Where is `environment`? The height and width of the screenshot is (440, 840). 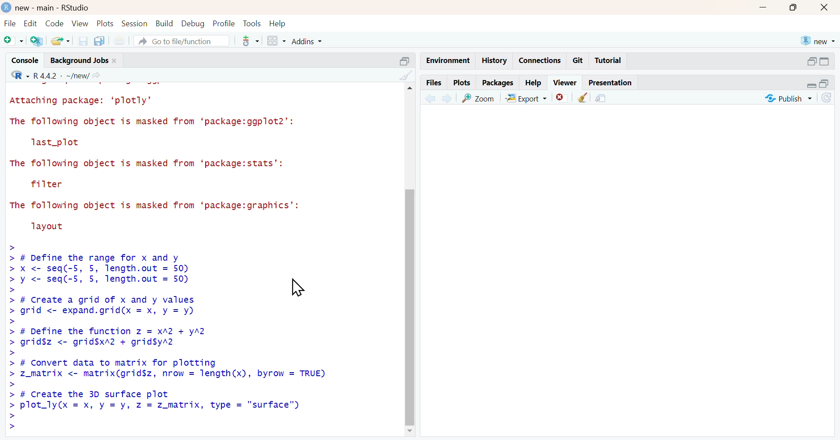 environment is located at coordinates (446, 60).